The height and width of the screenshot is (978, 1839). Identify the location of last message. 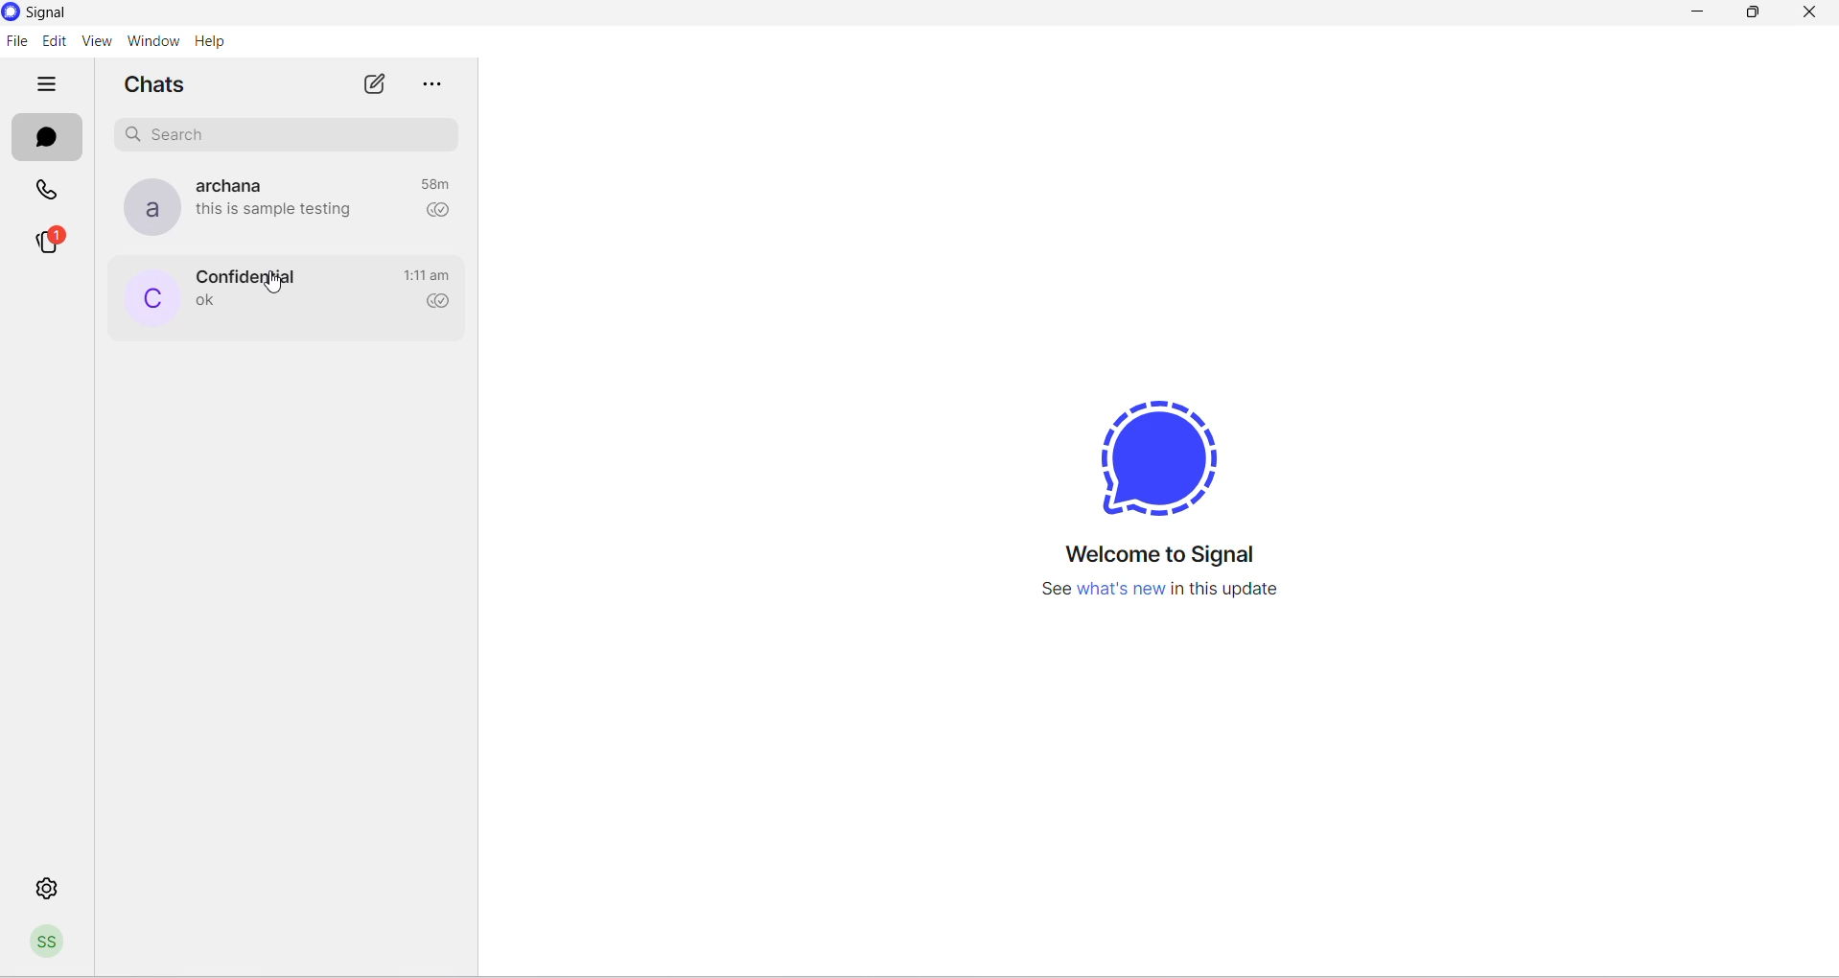
(207, 302).